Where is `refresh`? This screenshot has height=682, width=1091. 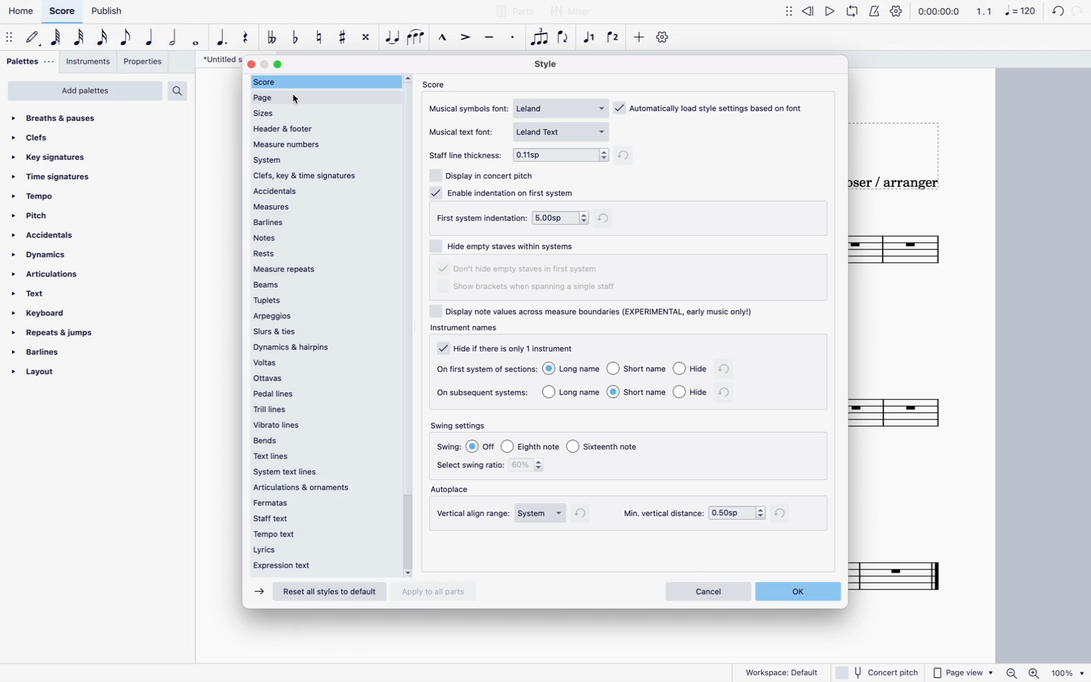 refresh is located at coordinates (727, 394).